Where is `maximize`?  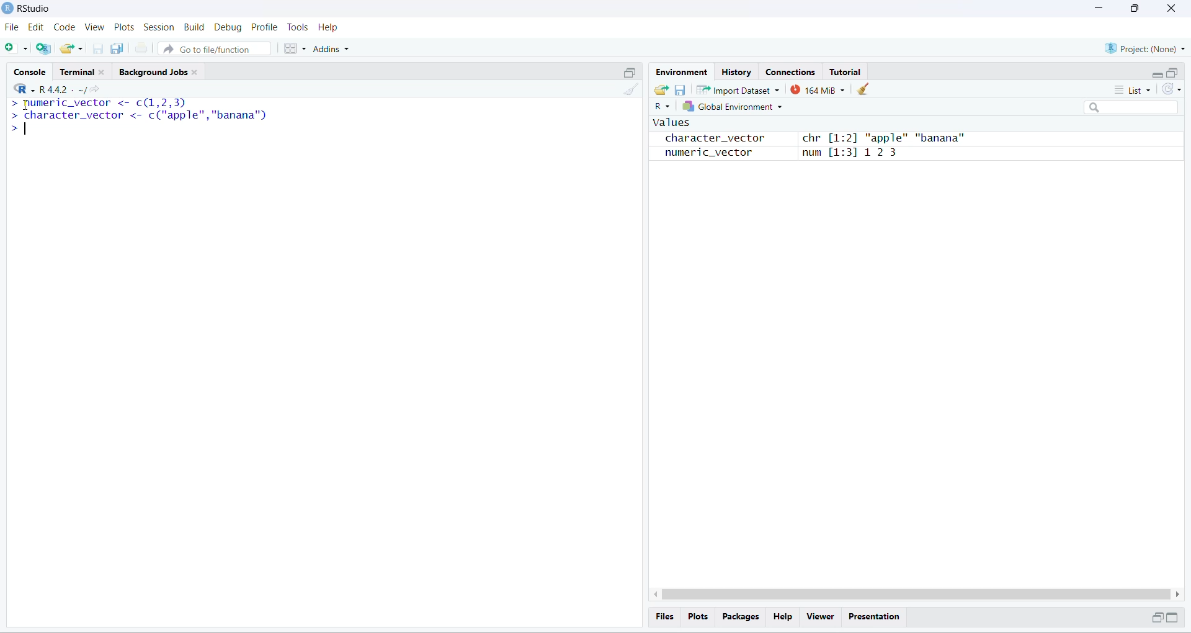 maximize is located at coordinates (630, 72).